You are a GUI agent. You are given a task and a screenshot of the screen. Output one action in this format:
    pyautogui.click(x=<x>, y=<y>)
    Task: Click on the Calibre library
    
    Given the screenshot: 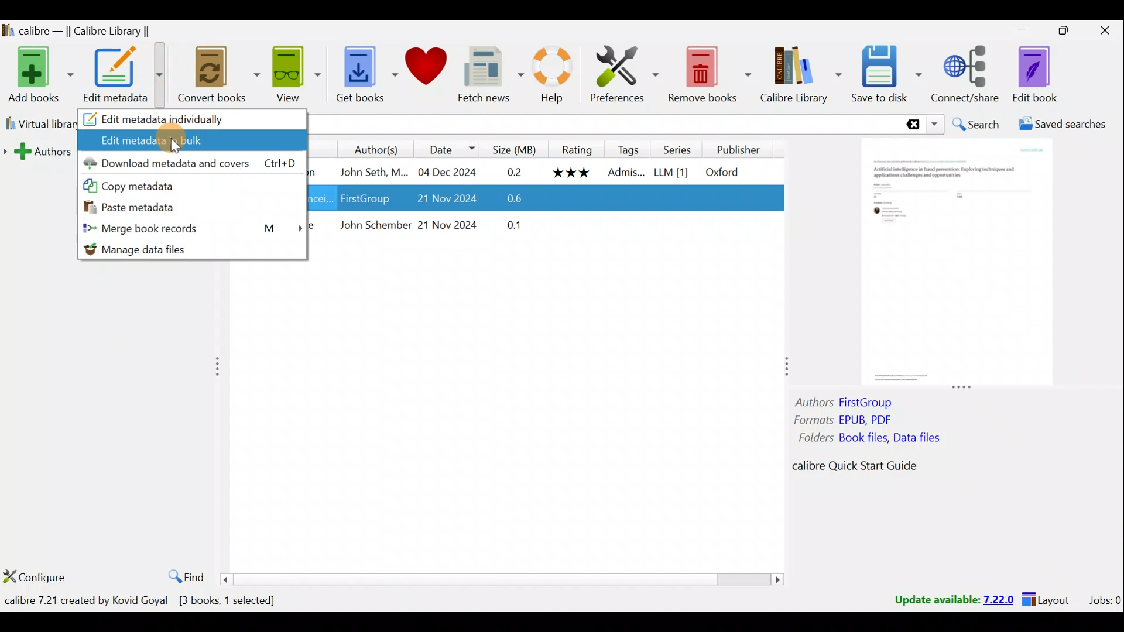 What is the action you would take?
    pyautogui.click(x=796, y=74)
    